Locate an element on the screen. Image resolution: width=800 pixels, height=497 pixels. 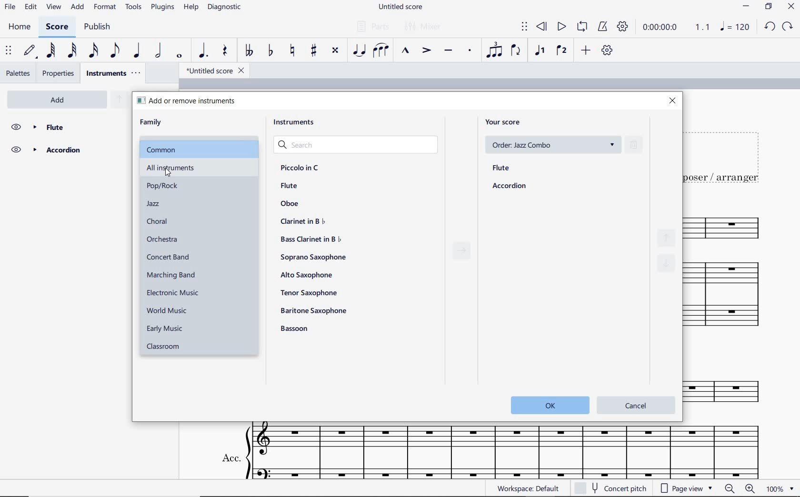
world music is located at coordinates (170, 310).